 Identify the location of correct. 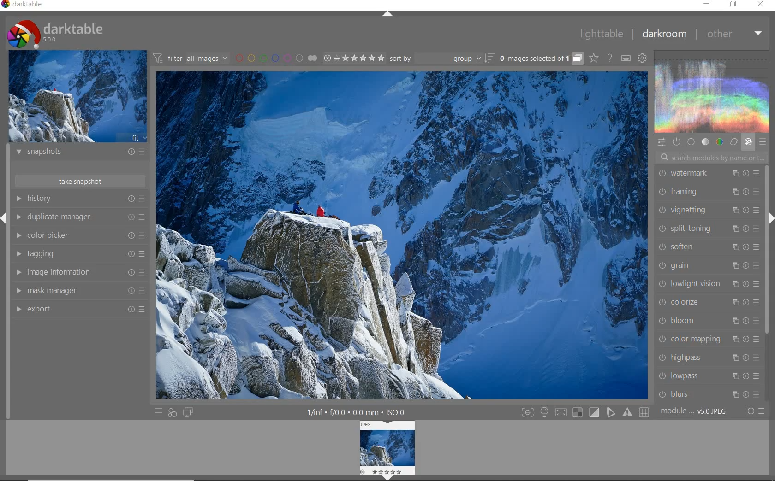
(733, 141).